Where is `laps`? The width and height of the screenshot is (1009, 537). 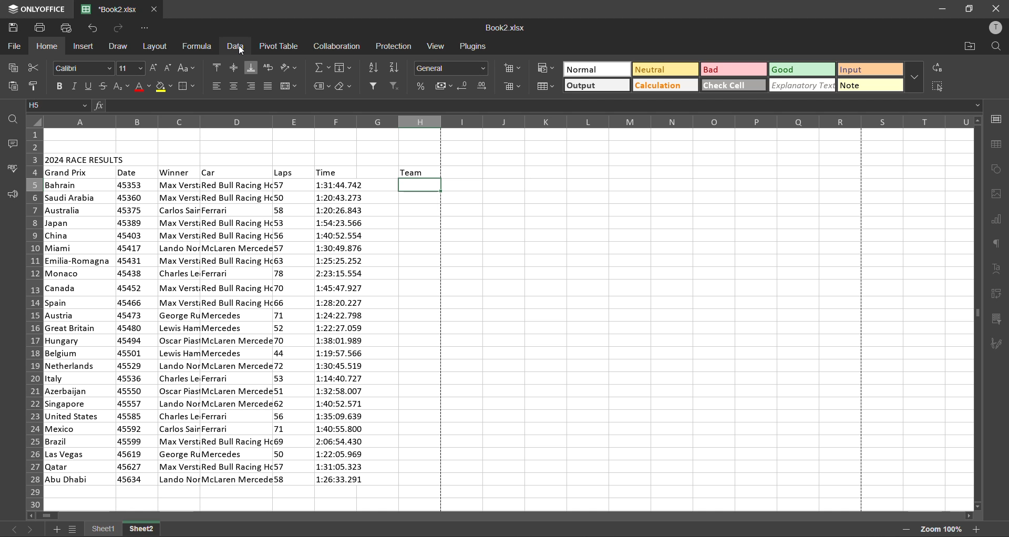
laps is located at coordinates (282, 334).